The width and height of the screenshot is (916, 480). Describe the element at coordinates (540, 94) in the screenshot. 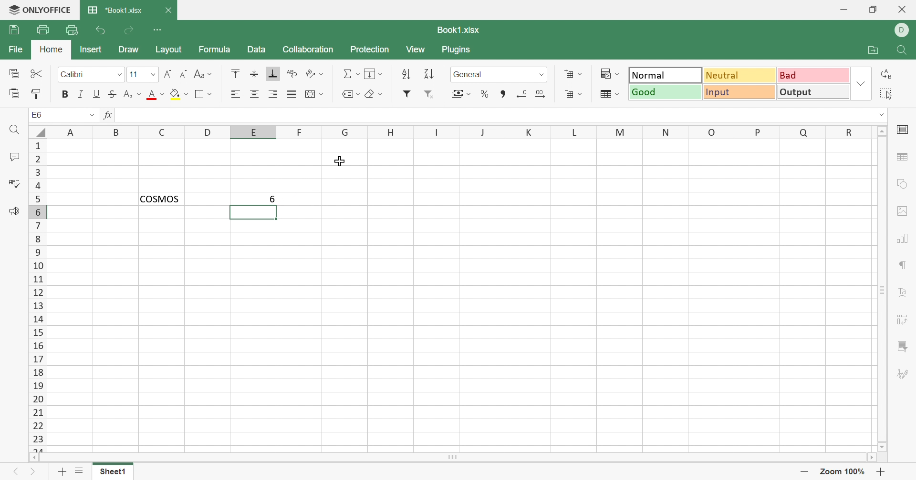

I see `Increase decimal` at that location.